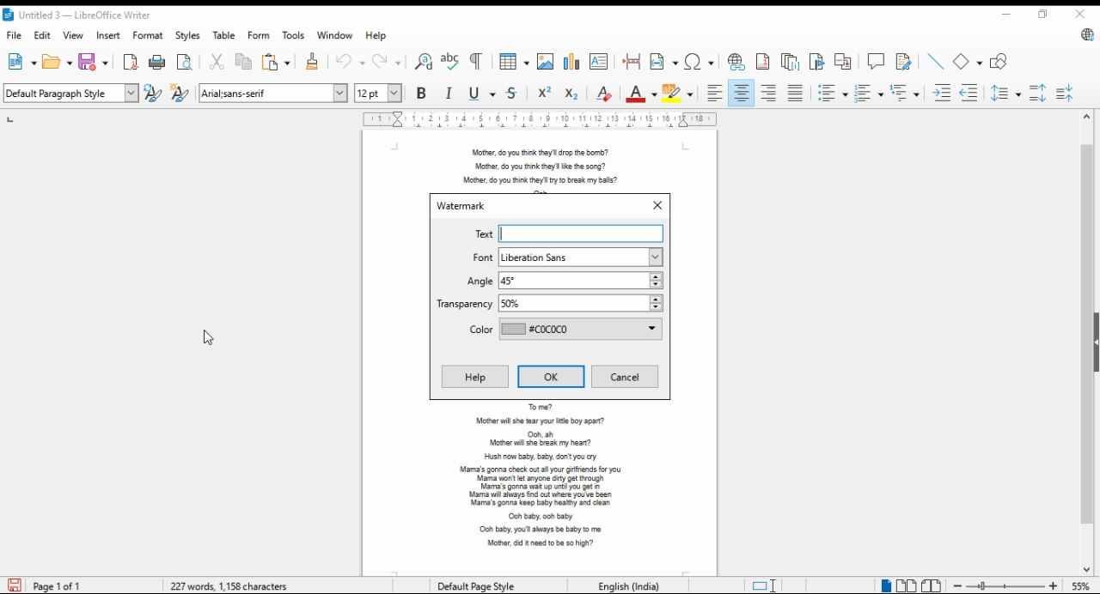 The image size is (1100, 594). What do you see at coordinates (72, 93) in the screenshot?
I see `select paragraph style` at bounding box center [72, 93].